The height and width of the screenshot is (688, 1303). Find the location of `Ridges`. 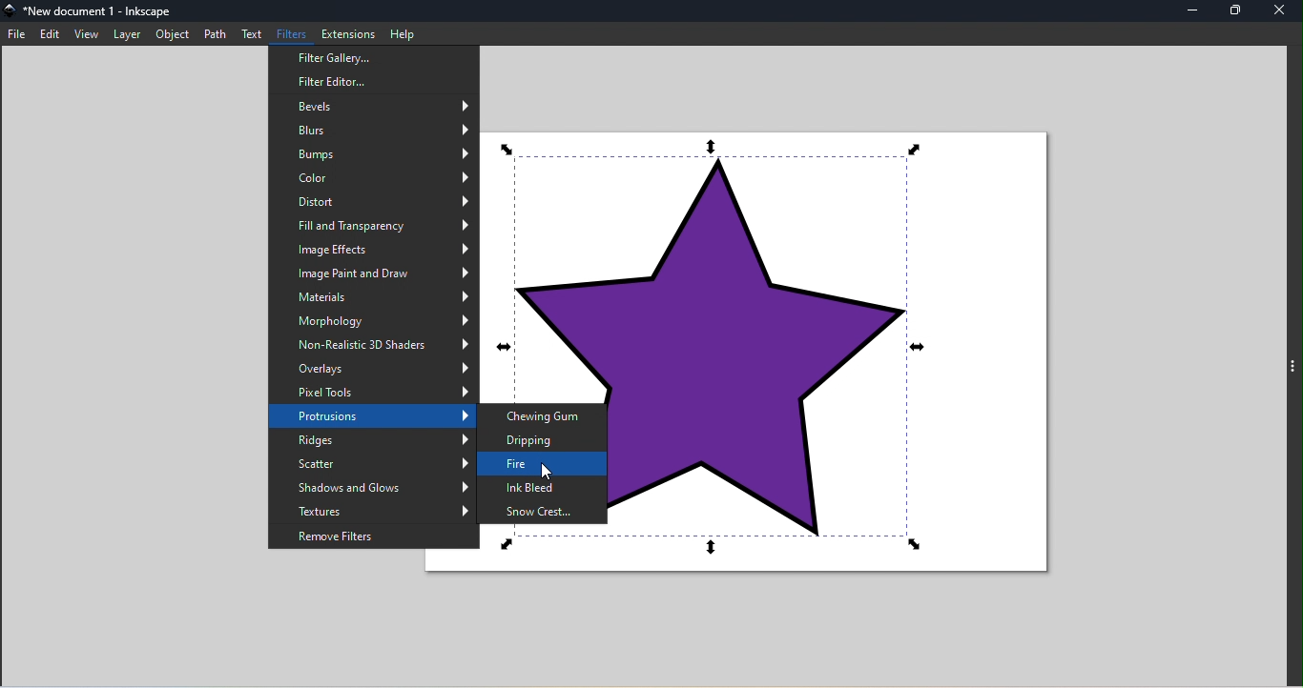

Ridges is located at coordinates (370, 440).